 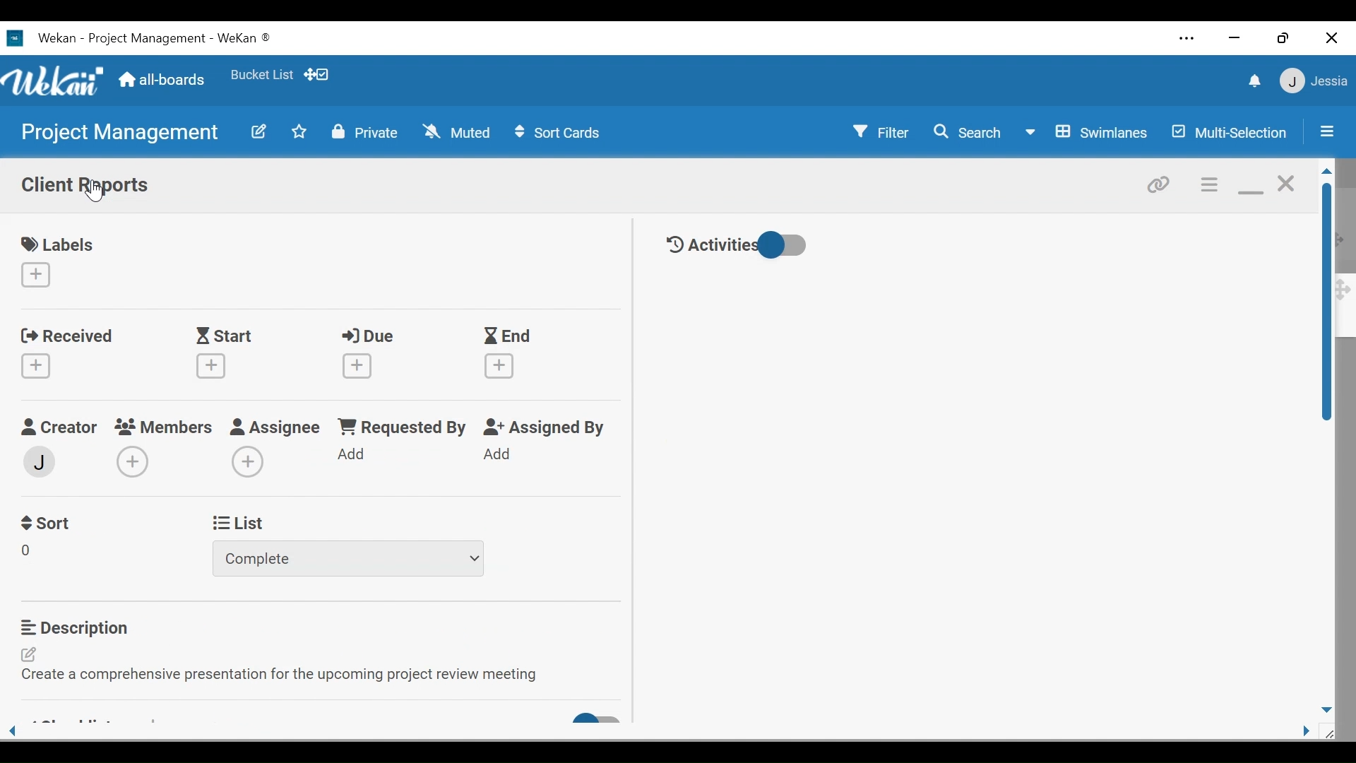 What do you see at coordinates (405, 427) in the screenshot?
I see `Requested By` at bounding box center [405, 427].